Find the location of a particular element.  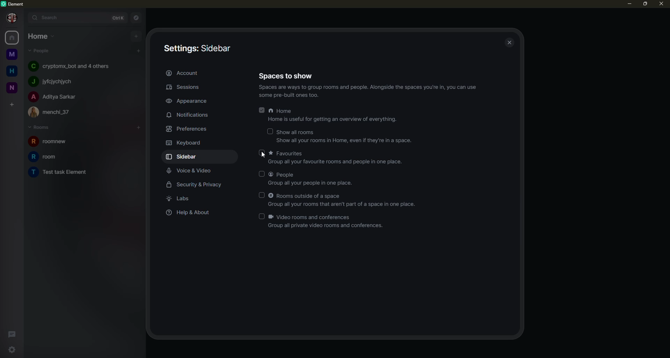

 is located at coordinates (13, 18).